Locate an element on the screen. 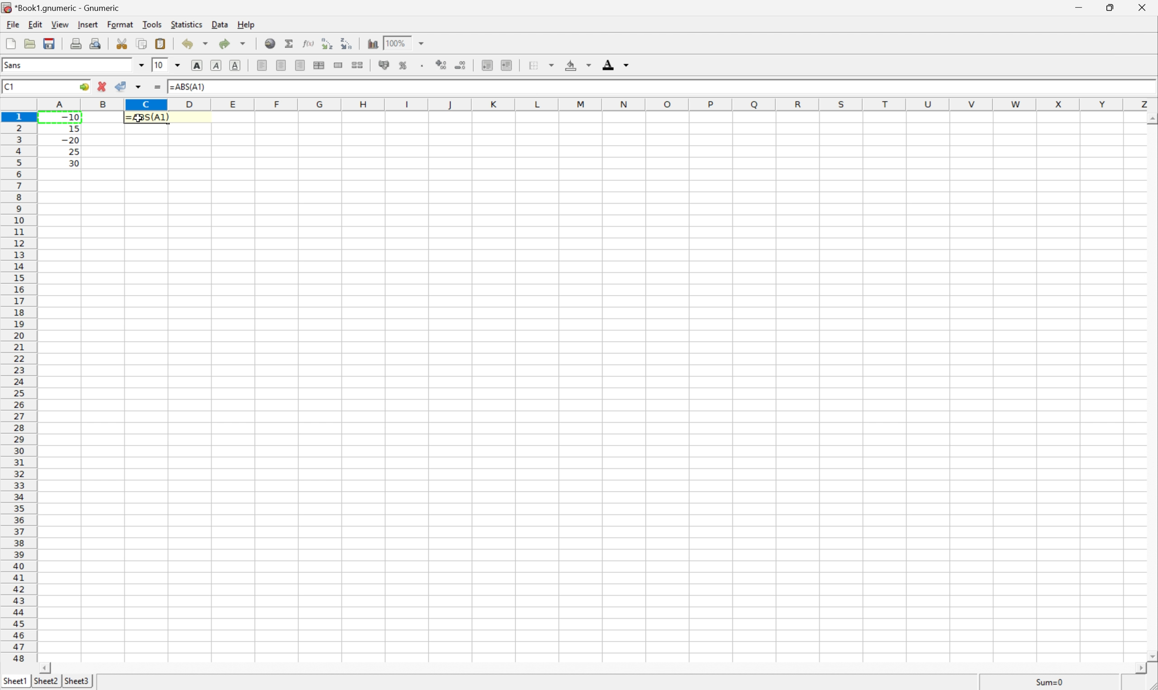 This screenshot has height=690, width=1158. Sheet1 is located at coordinates (15, 679).